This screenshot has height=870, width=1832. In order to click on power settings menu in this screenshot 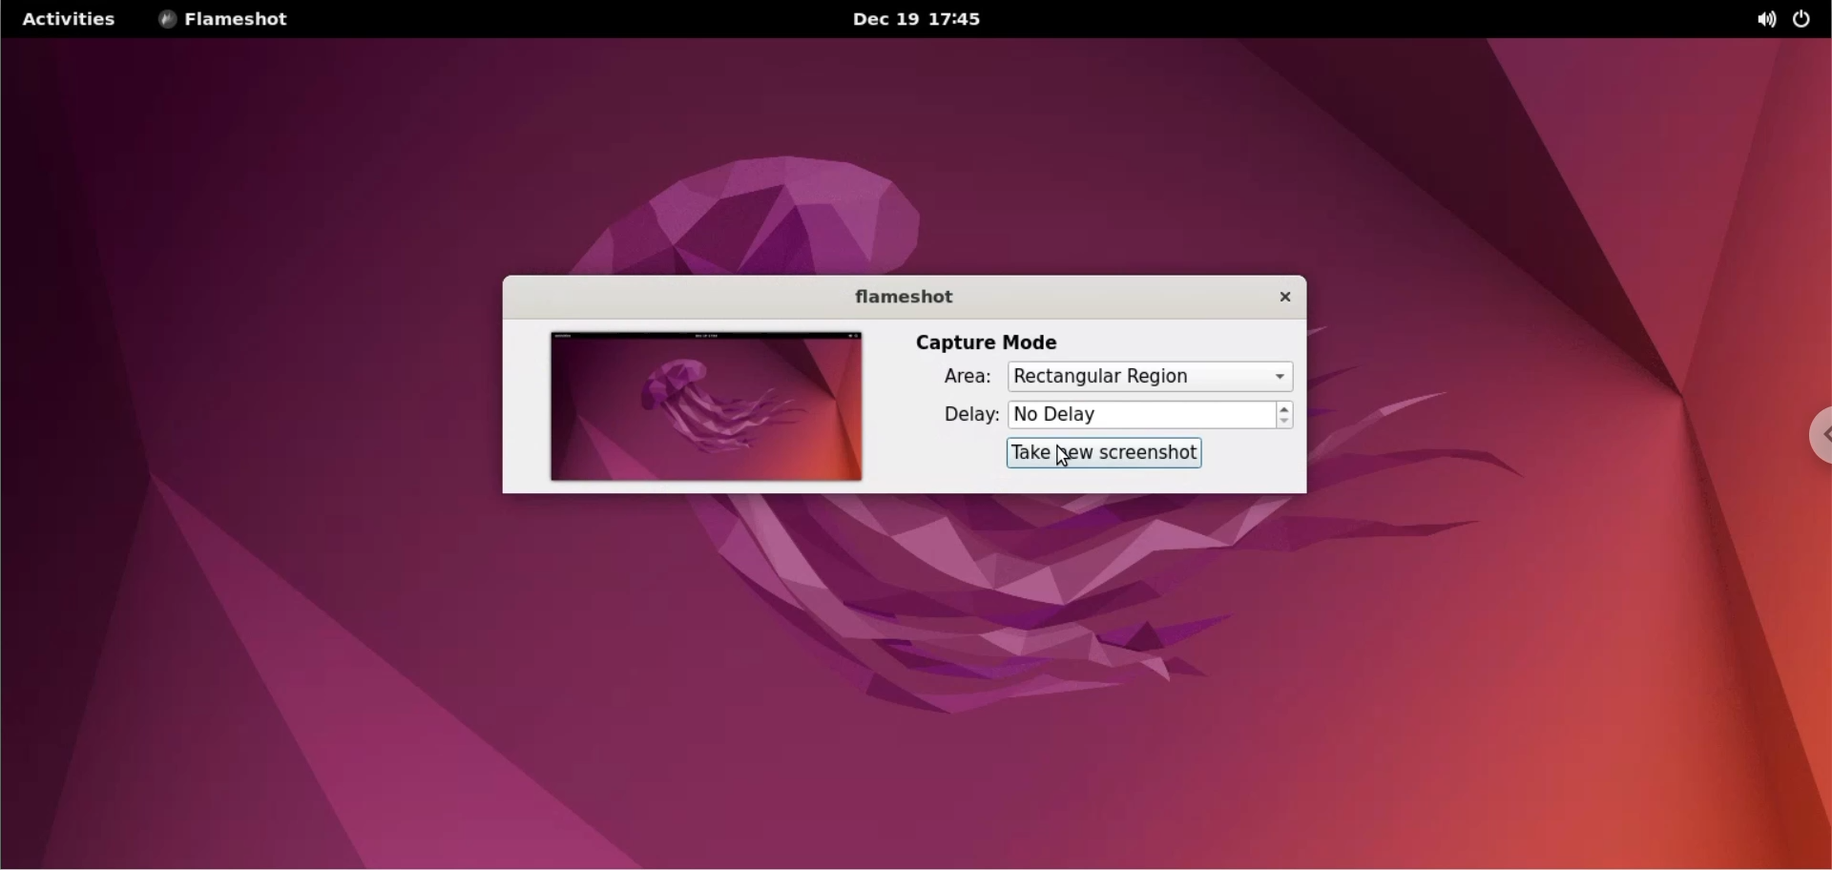, I will do `click(1809, 19)`.